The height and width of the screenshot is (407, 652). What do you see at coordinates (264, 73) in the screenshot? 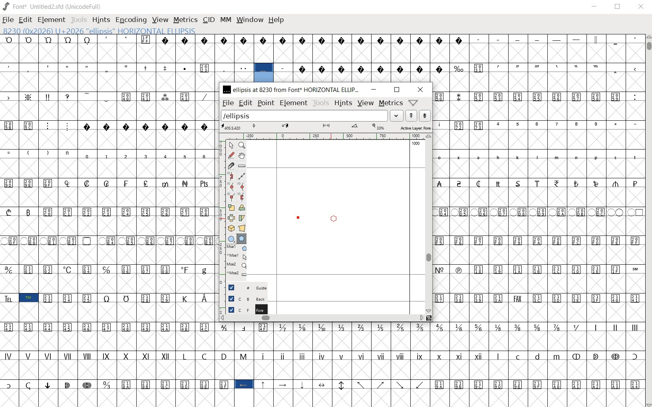
I see `8230 (0x2026) U+2026 "ELLIPSIS" HORIZONTAL ELLIPSIS` at bounding box center [264, 73].